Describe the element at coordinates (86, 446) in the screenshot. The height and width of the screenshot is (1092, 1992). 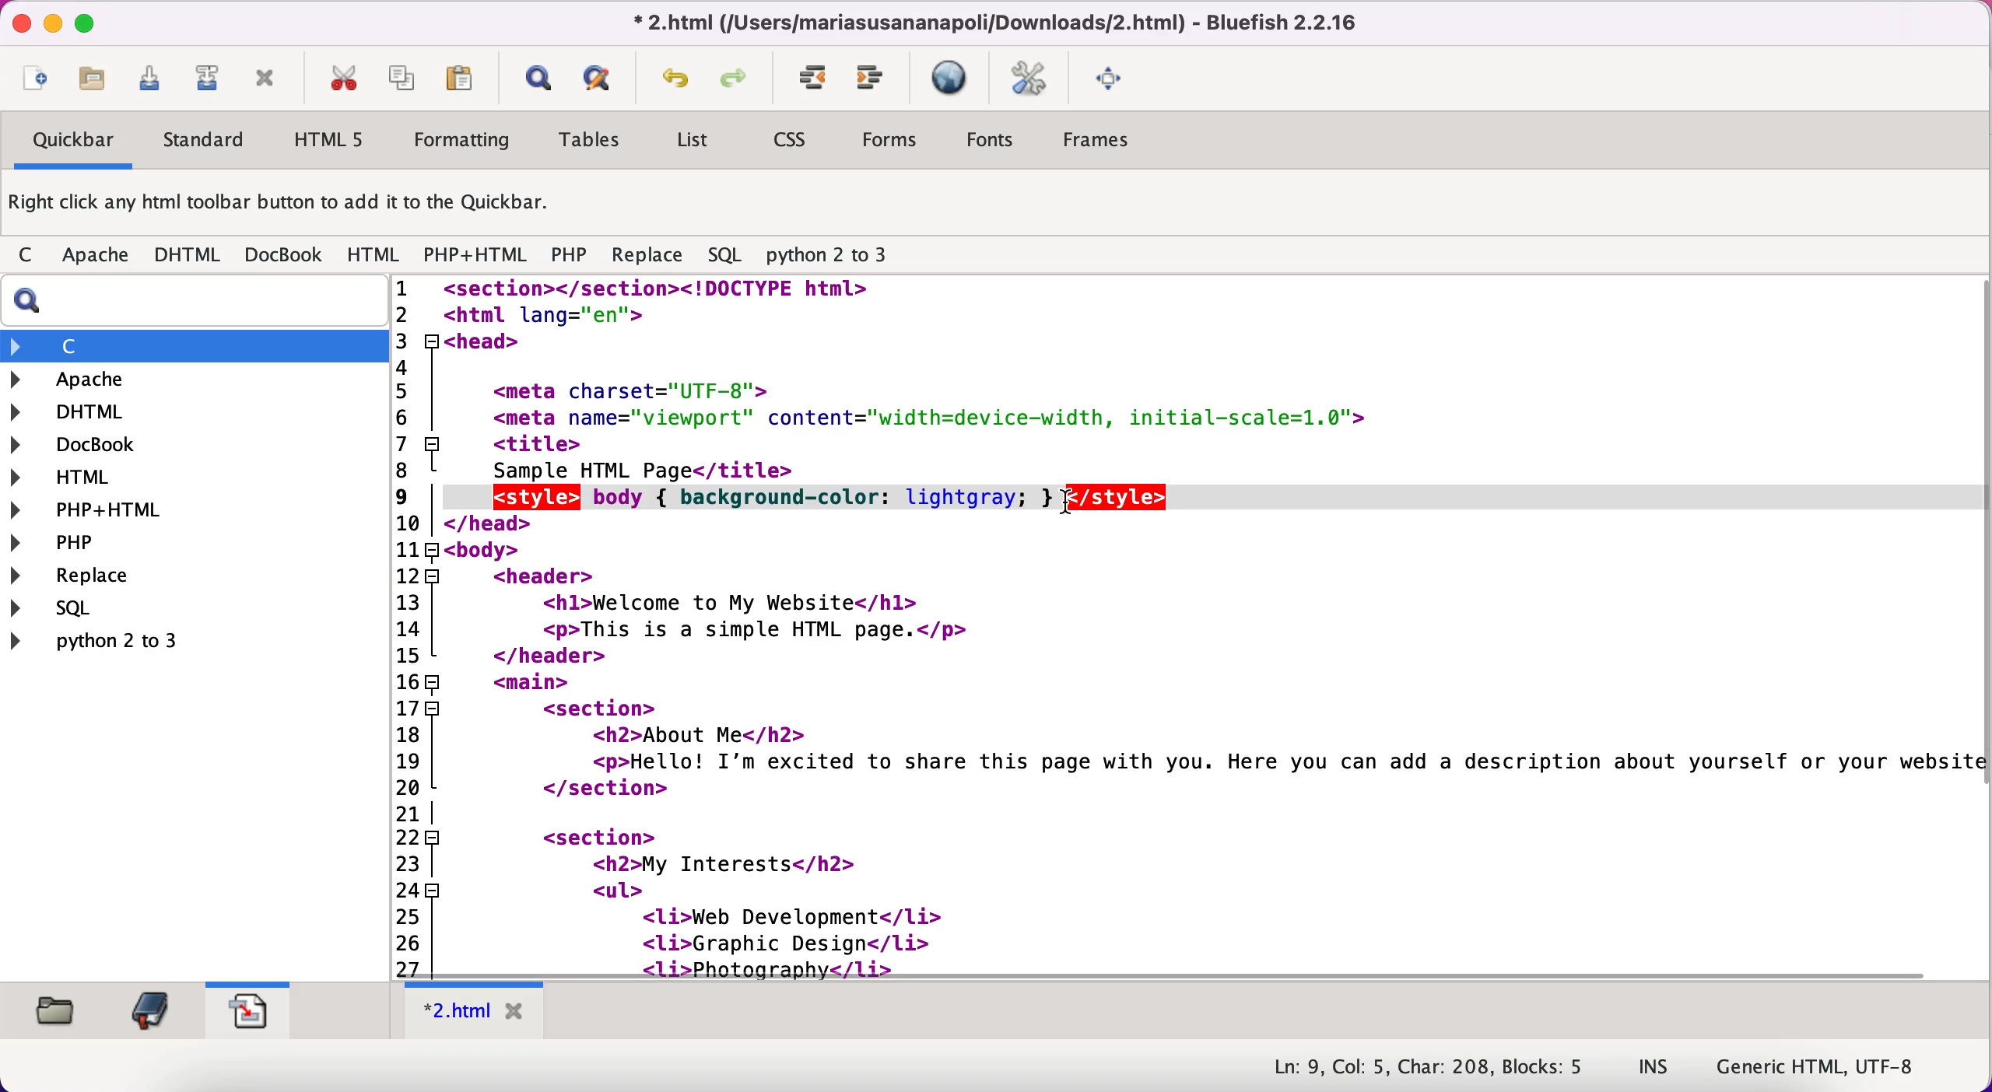
I see `docbook` at that location.